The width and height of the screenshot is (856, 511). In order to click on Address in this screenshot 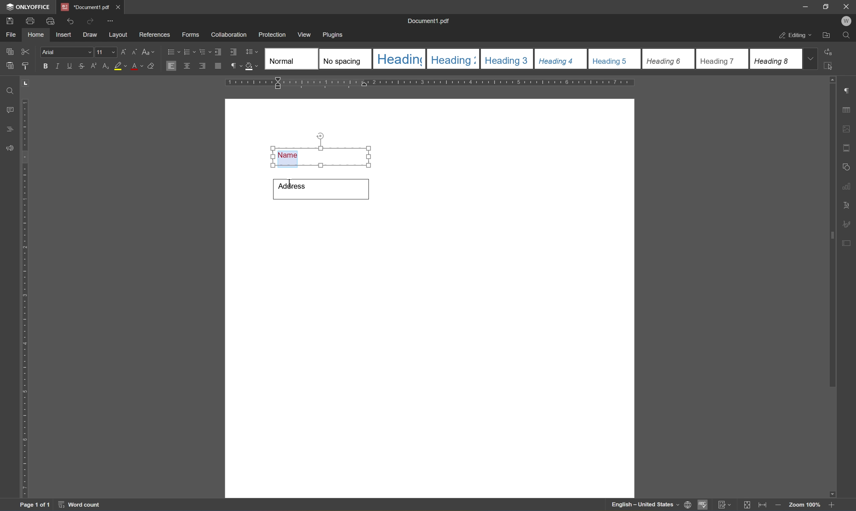, I will do `click(323, 188)`.